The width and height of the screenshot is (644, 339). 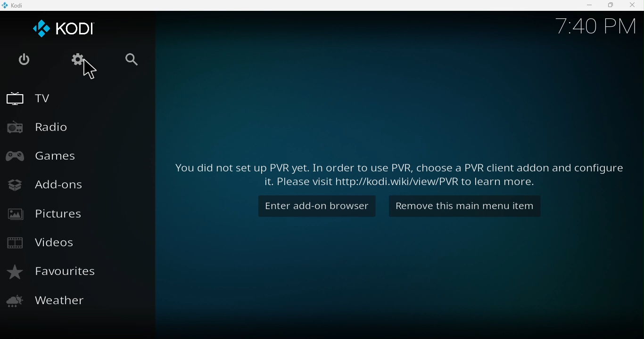 I want to click on Cursor, so click(x=93, y=75).